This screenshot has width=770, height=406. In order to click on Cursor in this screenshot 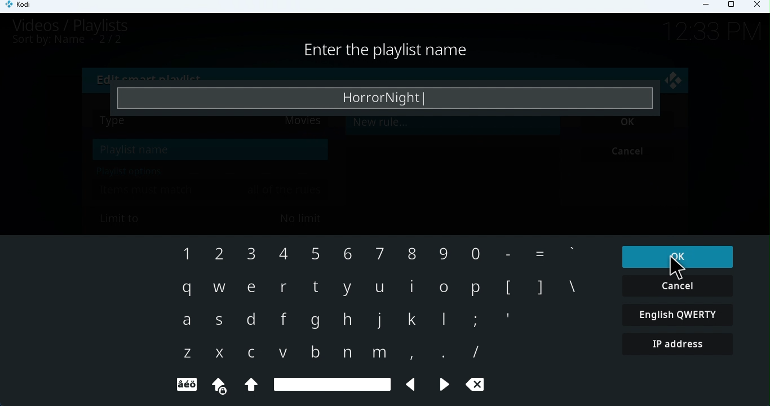, I will do `click(676, 267)`.